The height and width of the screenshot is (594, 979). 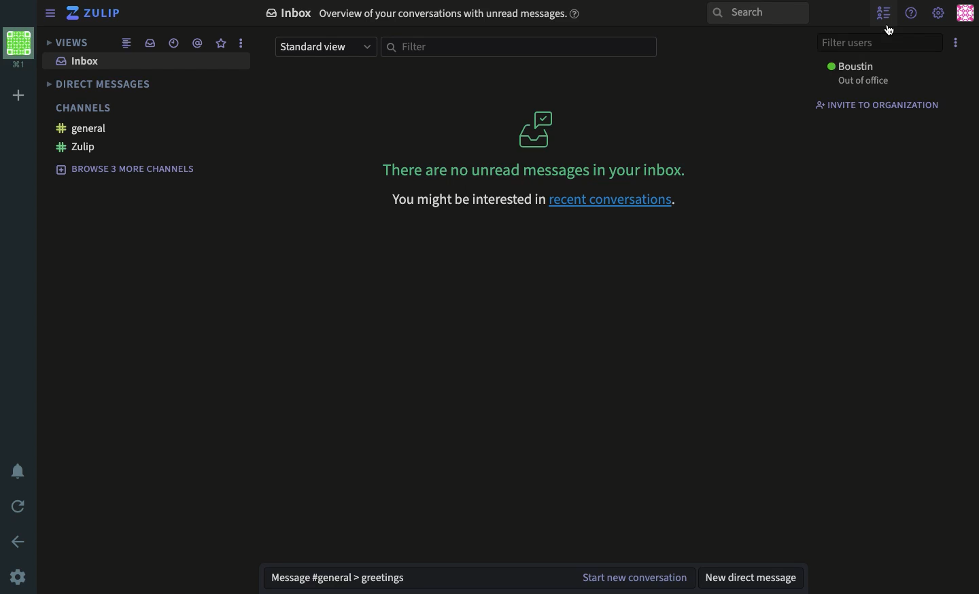 I want to click on standard view, so click(x=325, y=48).